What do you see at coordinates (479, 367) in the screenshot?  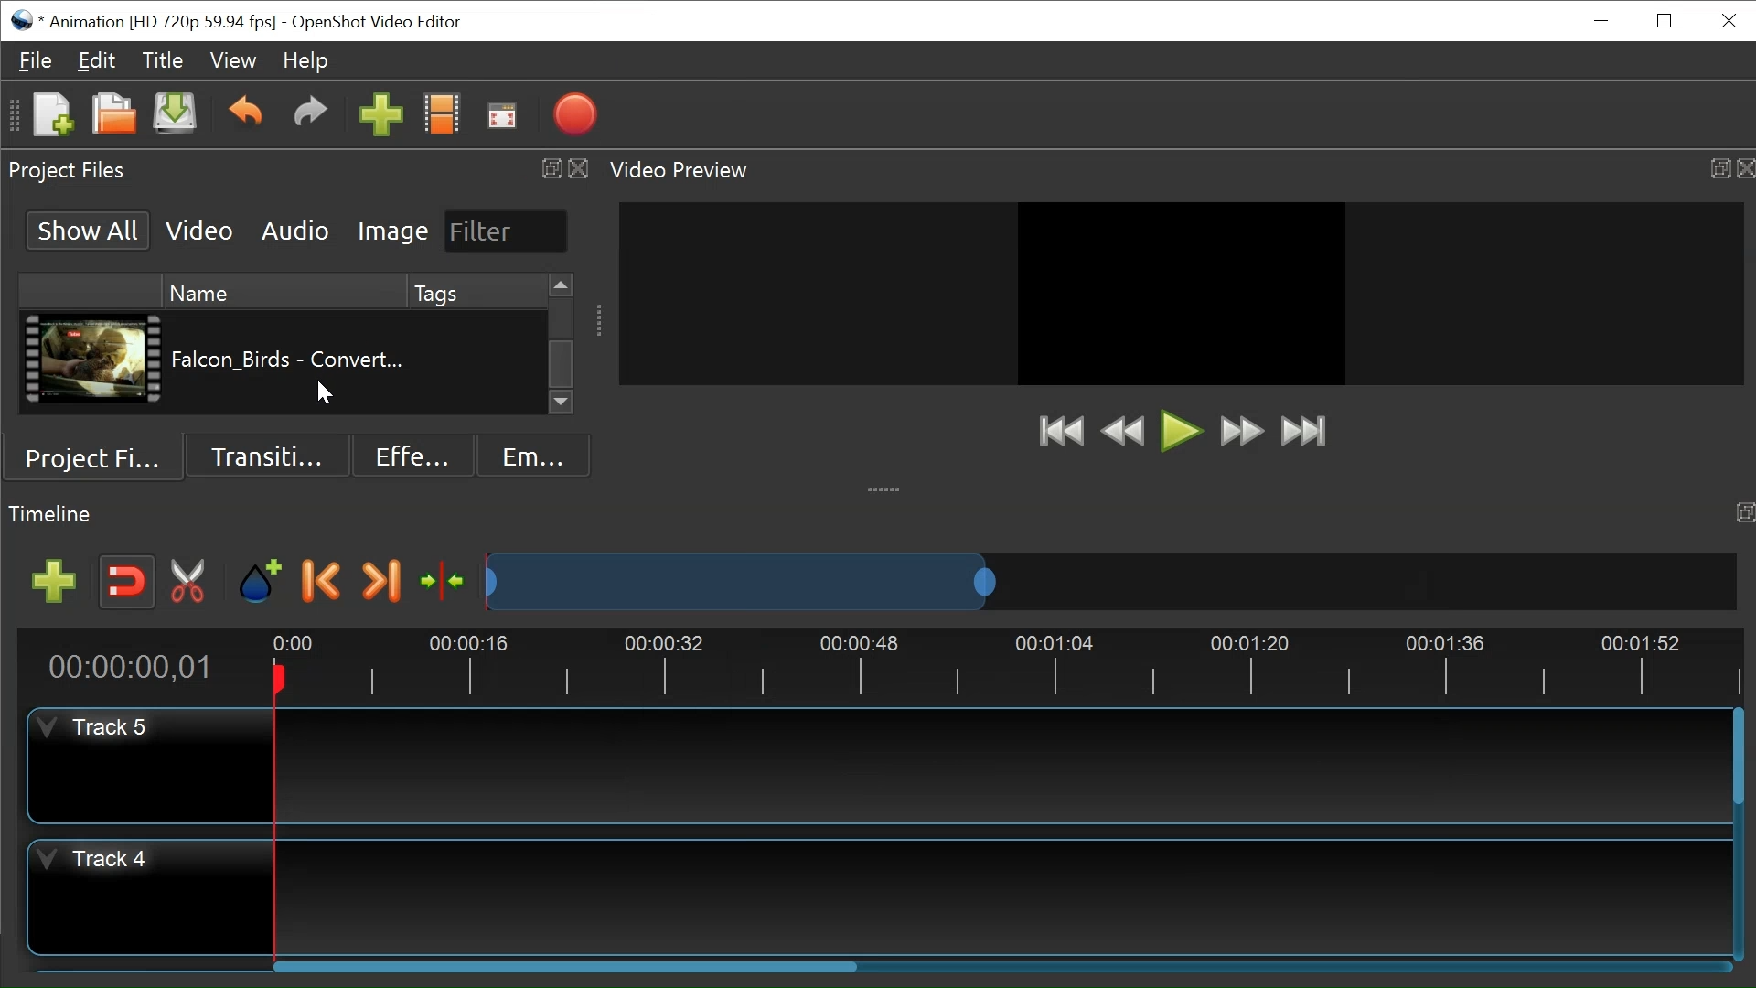 I see `Tags` at bounding box center [479, 367].